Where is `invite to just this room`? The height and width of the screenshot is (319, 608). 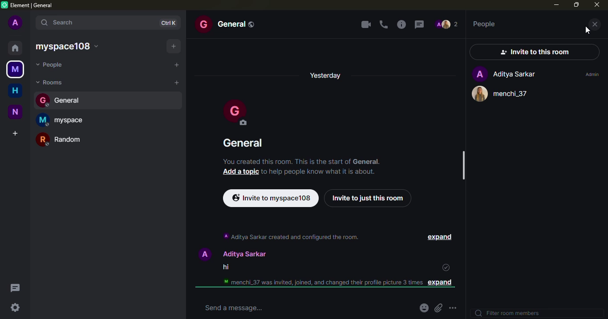 invite to just this room is located at coordinates (367, 198).